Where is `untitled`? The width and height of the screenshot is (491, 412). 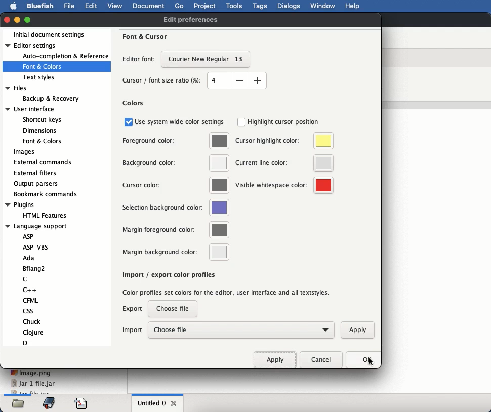
untitled is located at coordinates (151, 402).